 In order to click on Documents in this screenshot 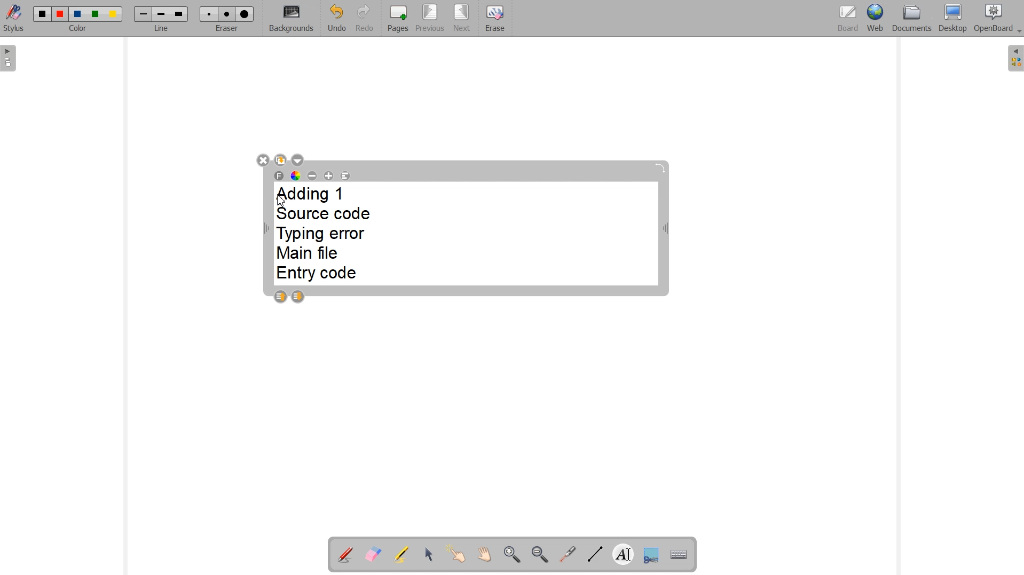, I will do `click(912, 19)`.